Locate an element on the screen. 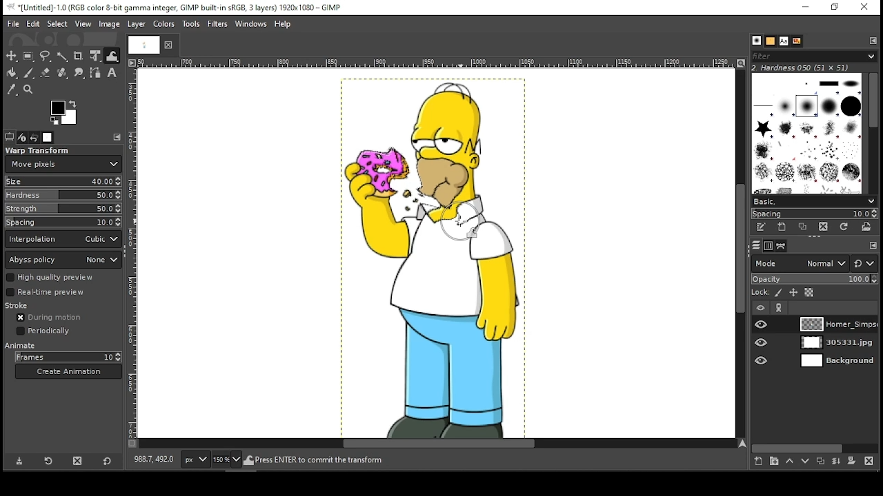 This screenshot has width=883, height=496. color picker tool is located at coordinates (11, 91).